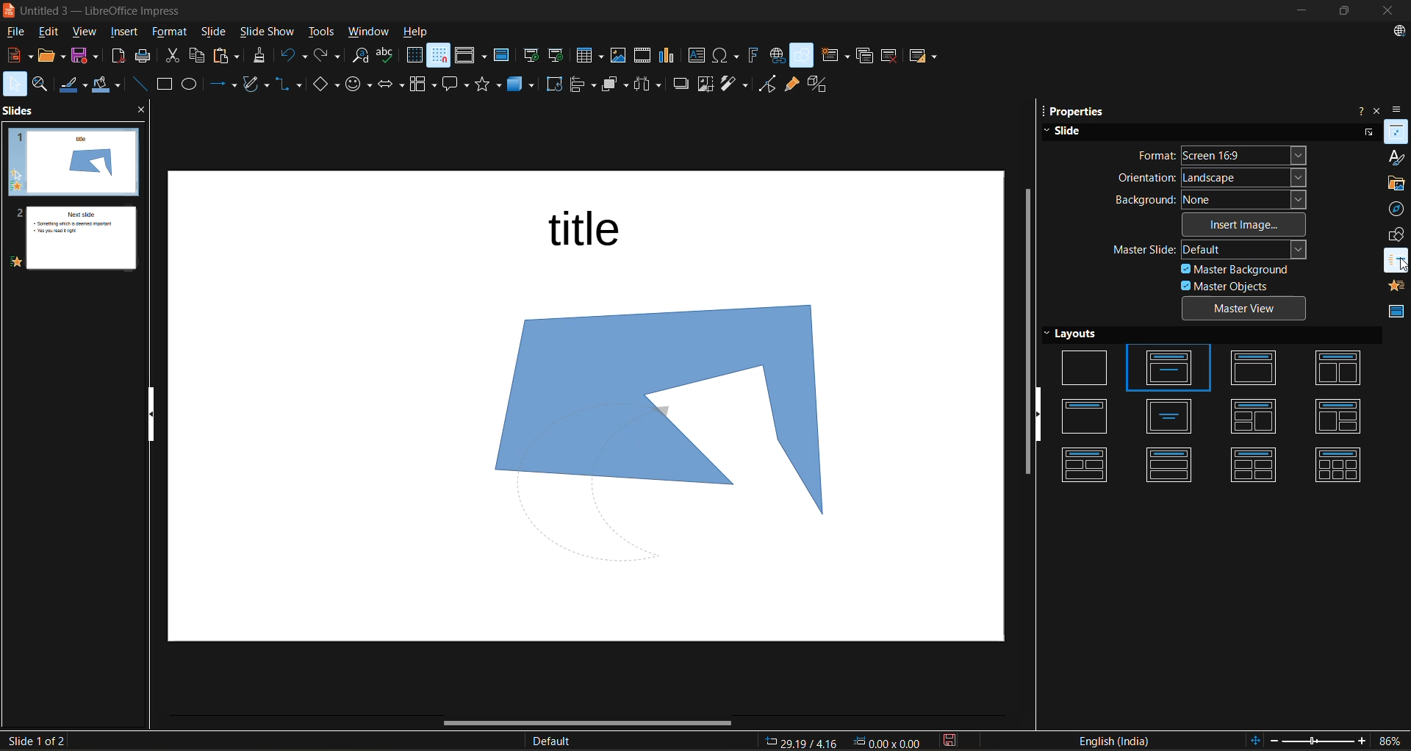 This screenshot has height=751, width=1411. I want to click on slides, so click(21, 112).